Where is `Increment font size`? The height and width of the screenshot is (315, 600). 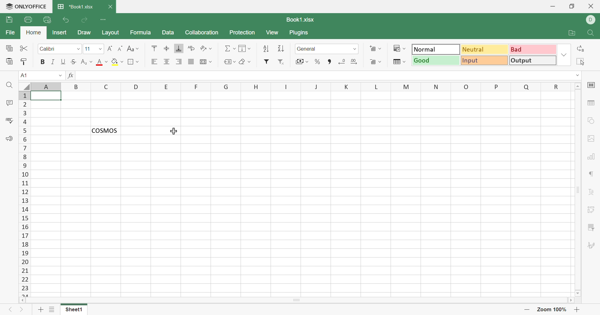
Increment font size is located at coordinates (111, 48).